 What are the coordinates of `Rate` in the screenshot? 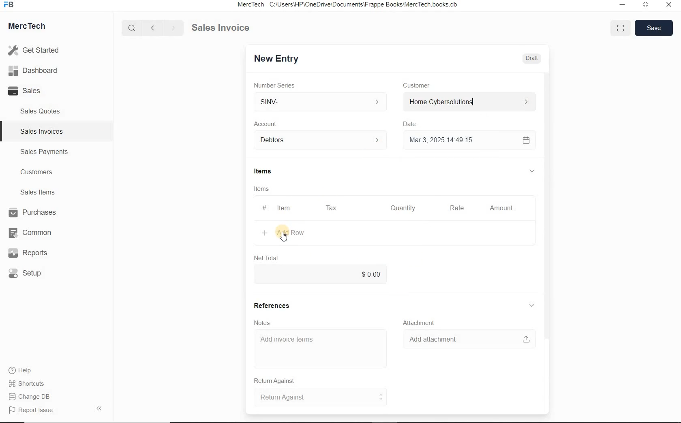 It's located at (456, 209).